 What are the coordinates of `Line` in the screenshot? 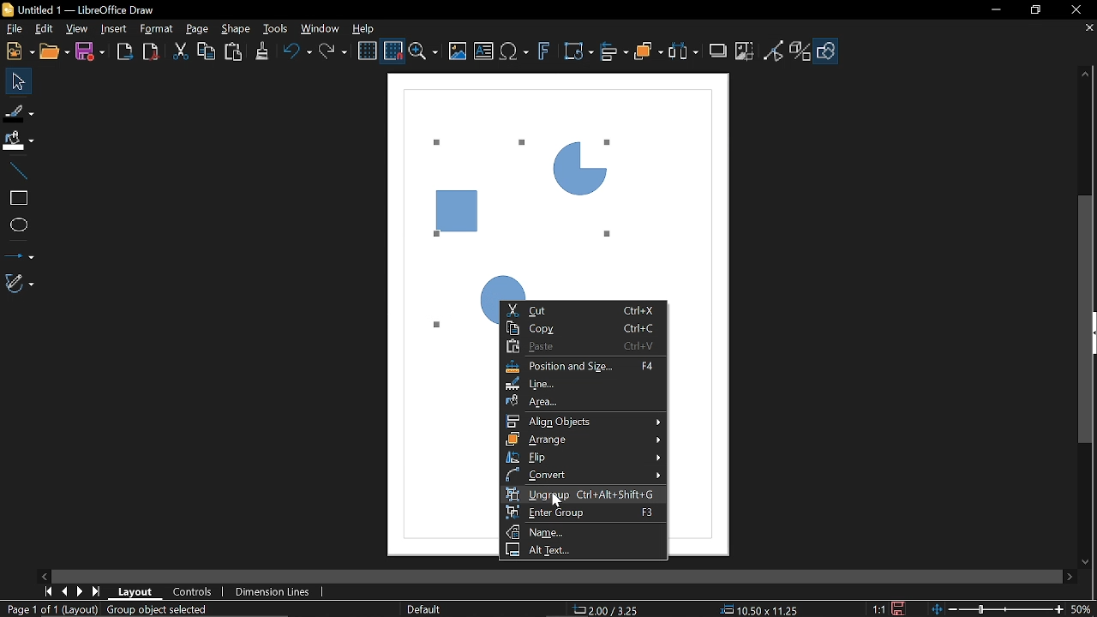 It's located at (15, 167).